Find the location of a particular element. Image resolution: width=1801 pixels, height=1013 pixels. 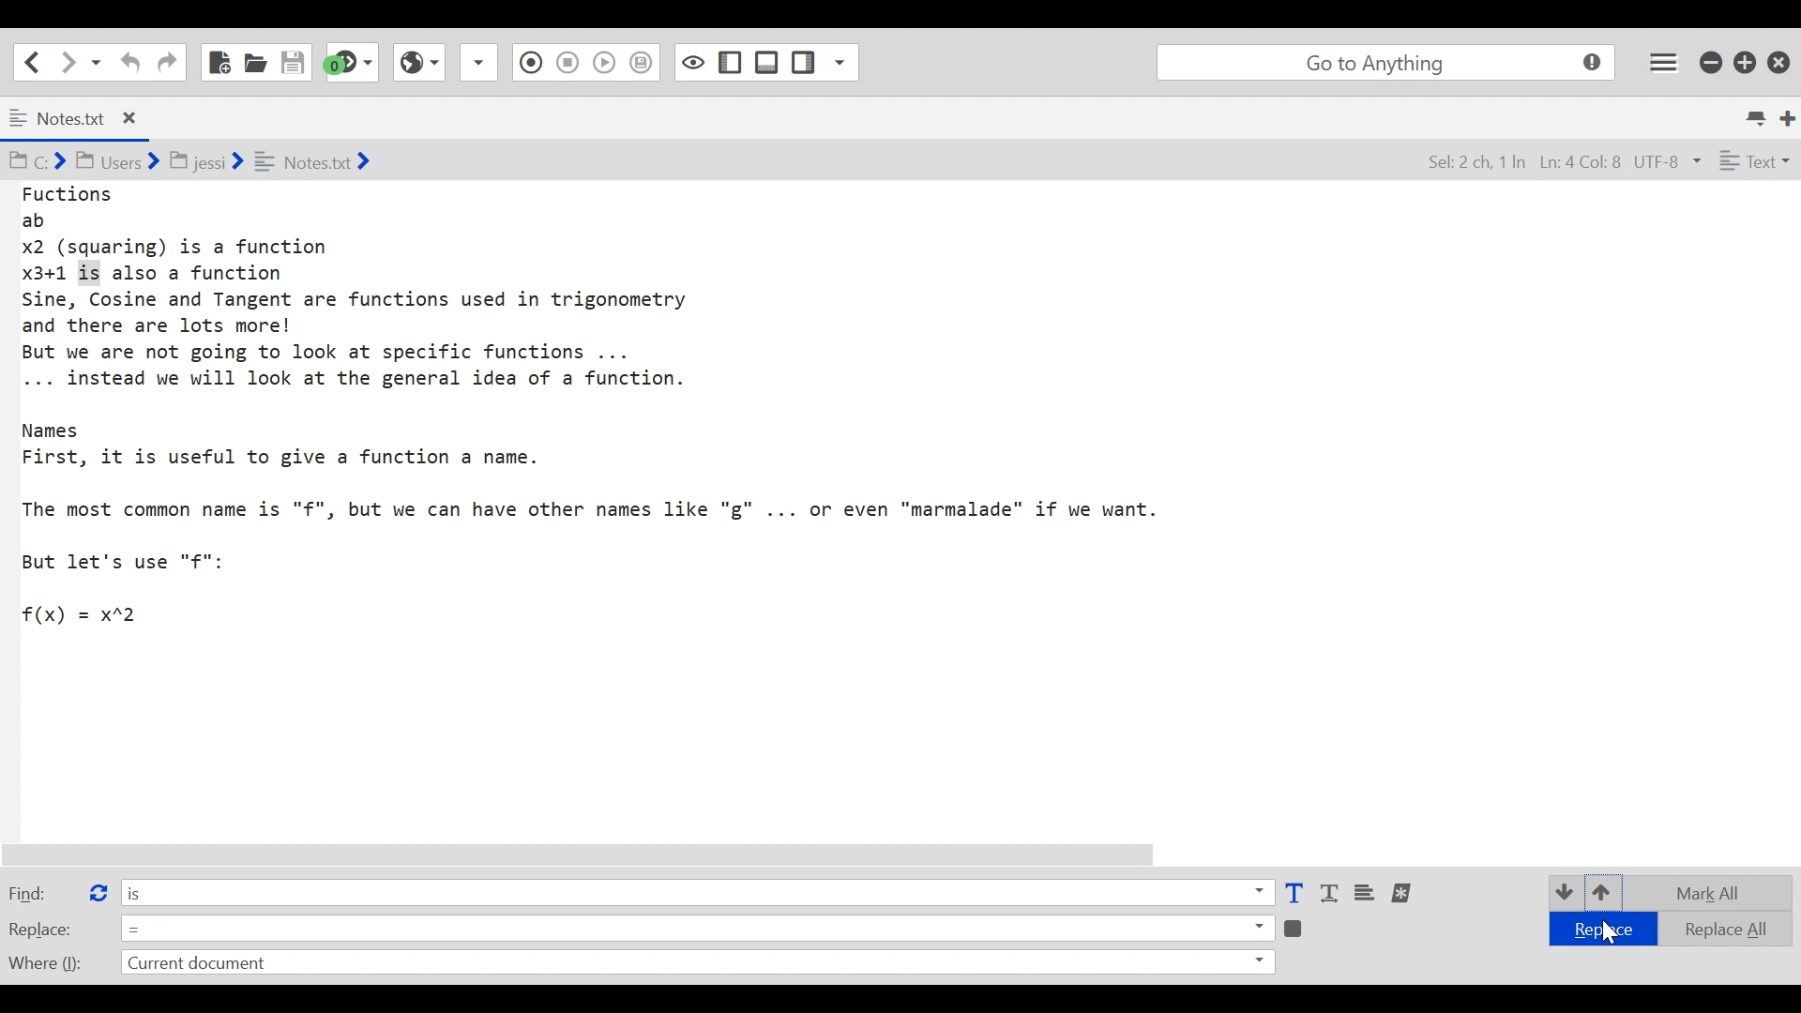

Restore is located at coordinates (1746, 61).